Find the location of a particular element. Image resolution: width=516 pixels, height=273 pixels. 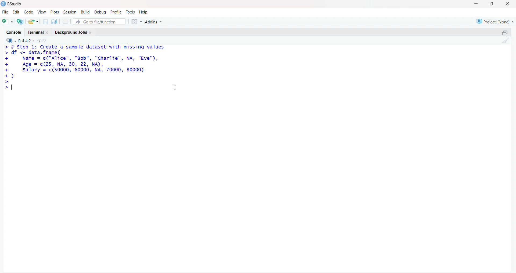

Workspace panes is located at coordinates (136, 22).